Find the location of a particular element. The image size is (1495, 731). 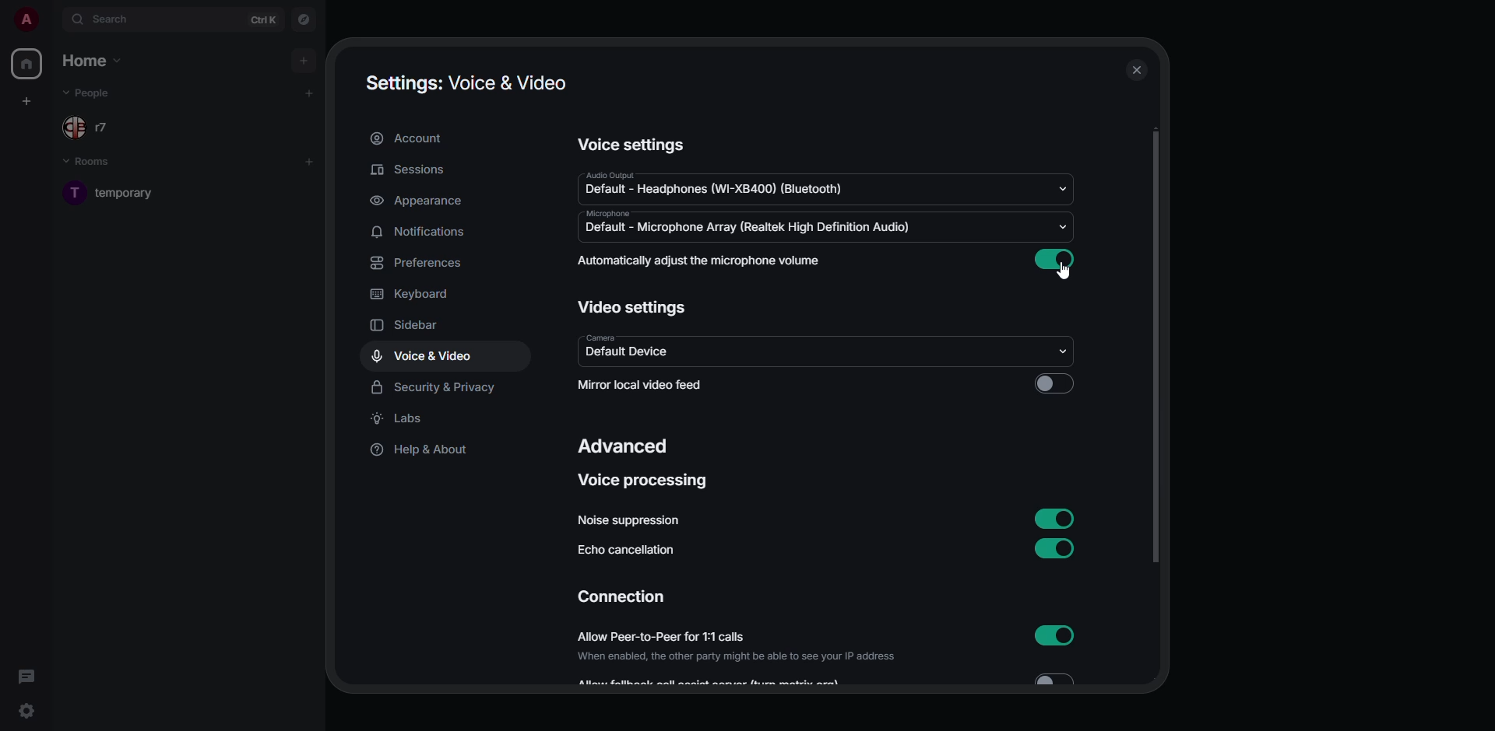

automatically adjust microphone volume is located at coordinates (702, 261).